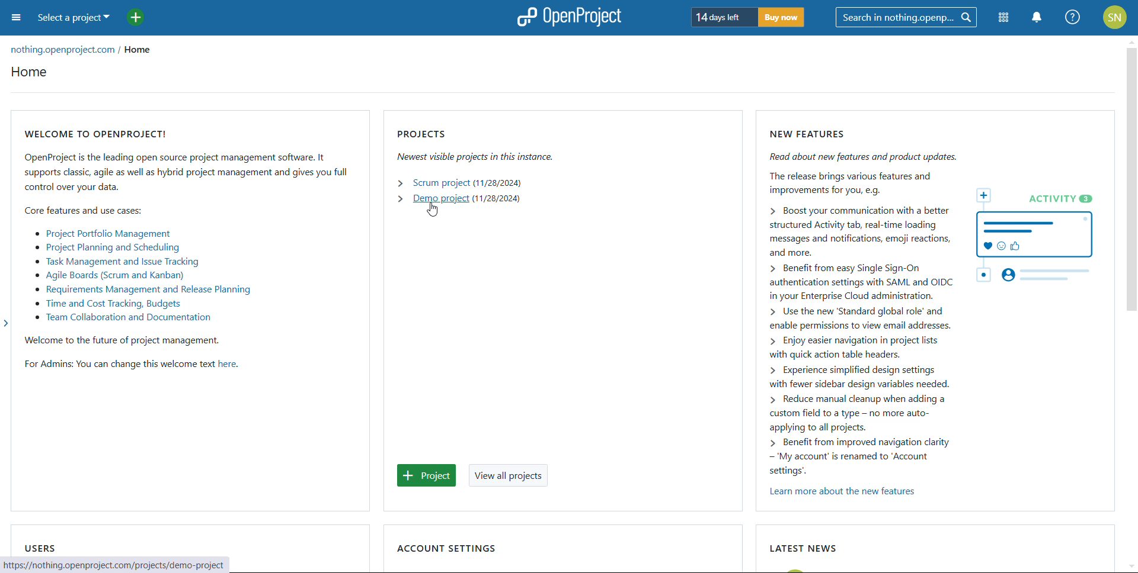 This screenshot has height=573, width=1138. I want to click on web address, so click(120, 565).